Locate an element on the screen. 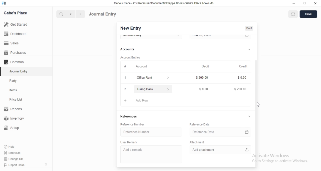 The height and width of the screenshot is (171, 321).  is located at coordinates (125, 66).